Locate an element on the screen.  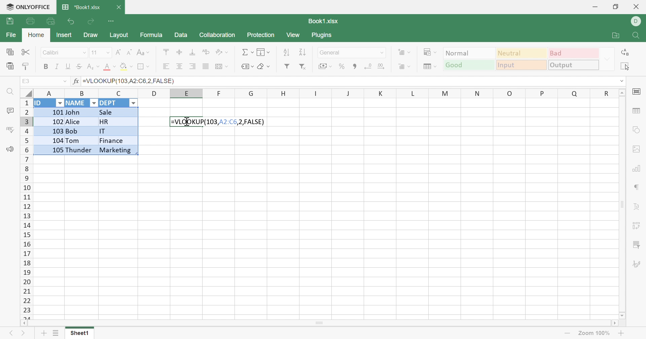
Close is located at coordinates (637, 7).